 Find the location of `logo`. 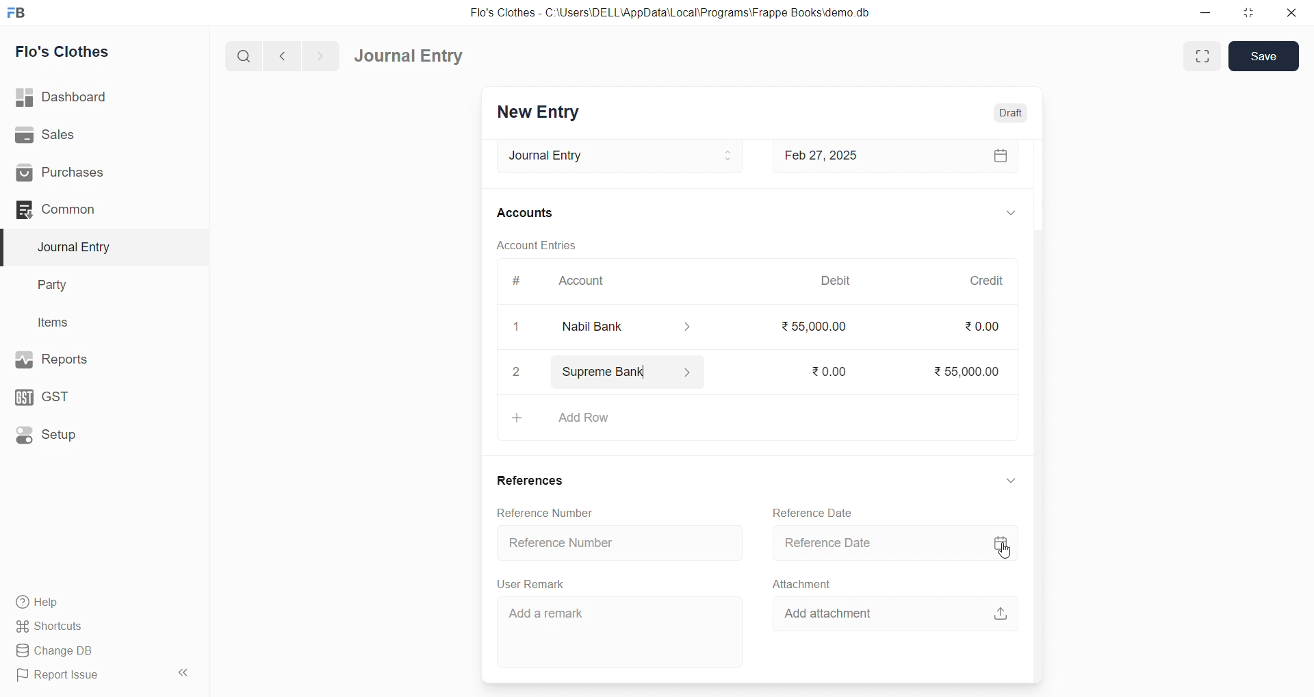

logo is located at coordinates (21, 12).